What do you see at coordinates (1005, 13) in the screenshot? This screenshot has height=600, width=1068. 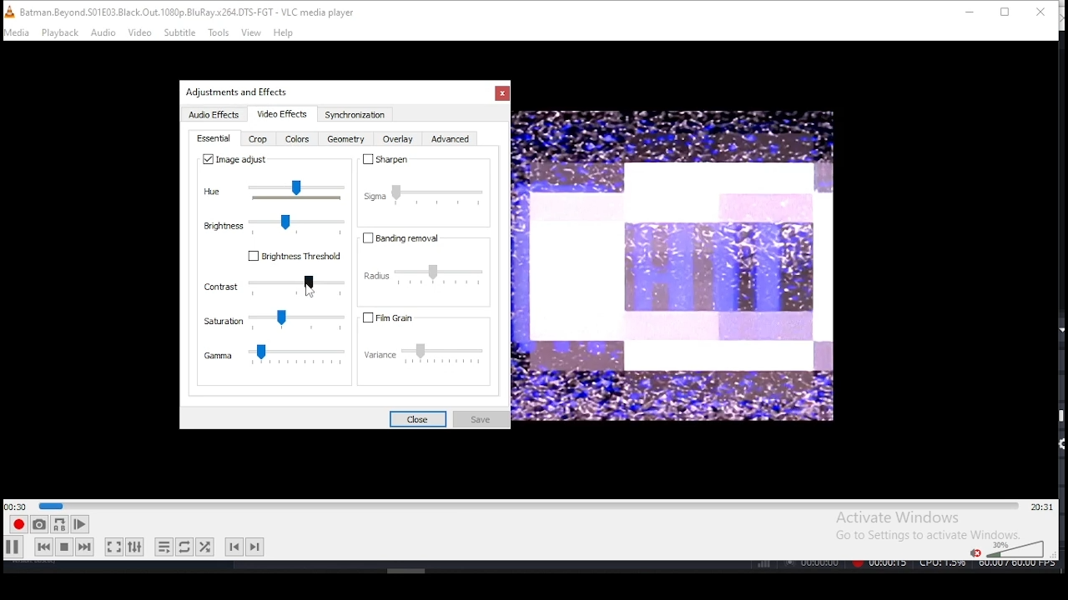 I see `restore` at bounding box center [1005, 13].